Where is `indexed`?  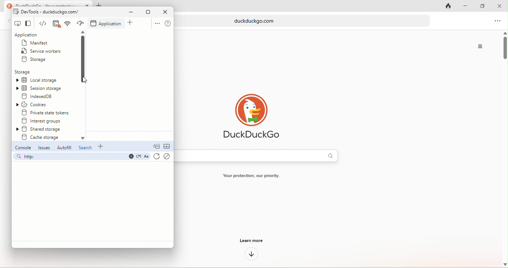
indexed is located at coordinates (48, 97).